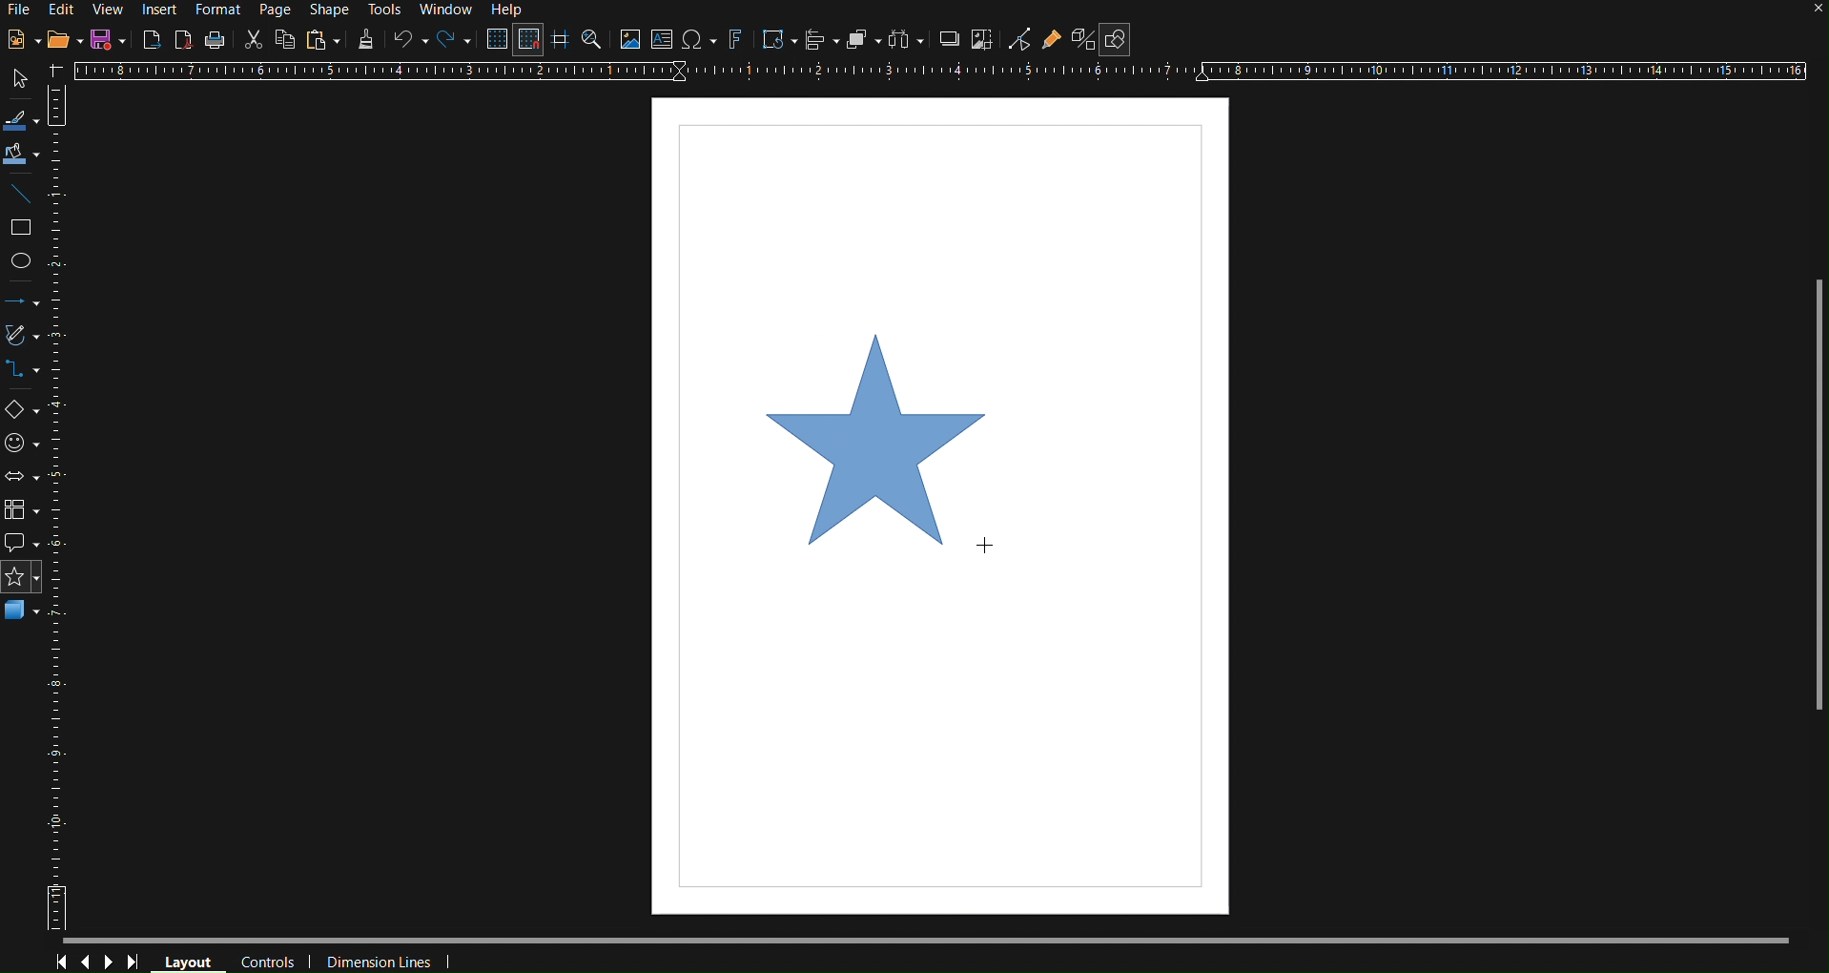 The image size is (1829, 973). What do you see at coordinates (528, 40) in the screenshot?
I see `Snap to Grid` at bounding box center [528, 40].